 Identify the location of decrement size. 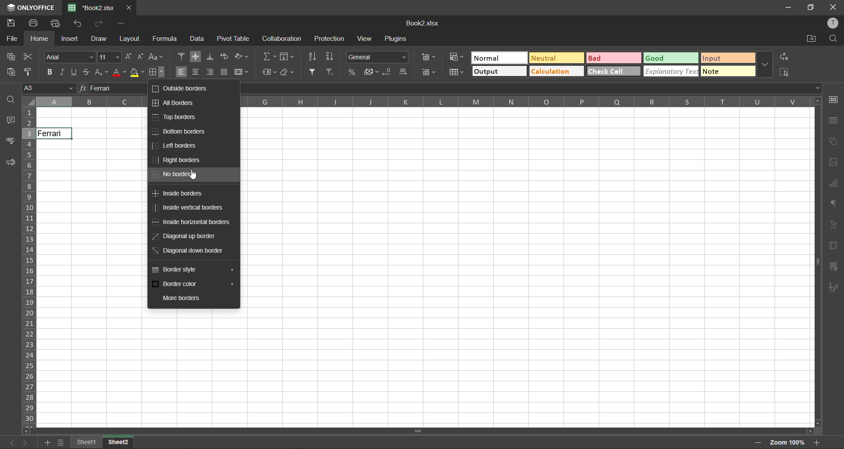
(141, 57).